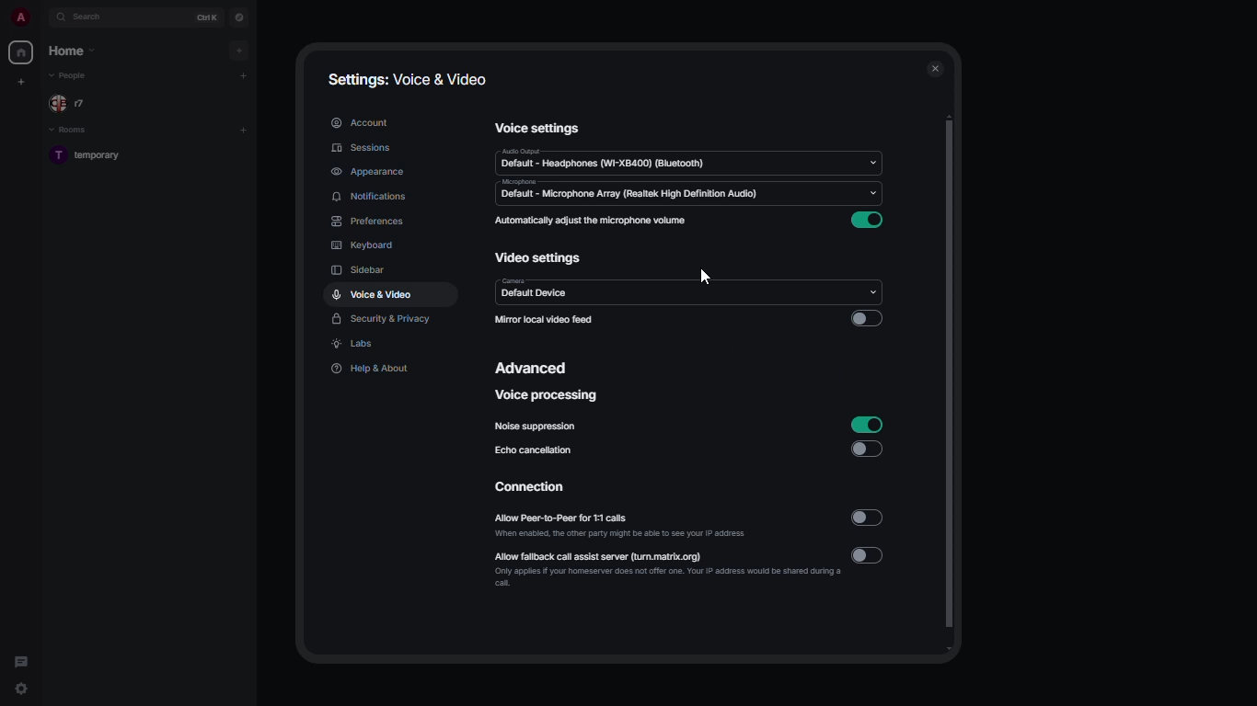 The width and height of the screenshot is (1257, 706). I want to click on voice & video, so click(373, 294).